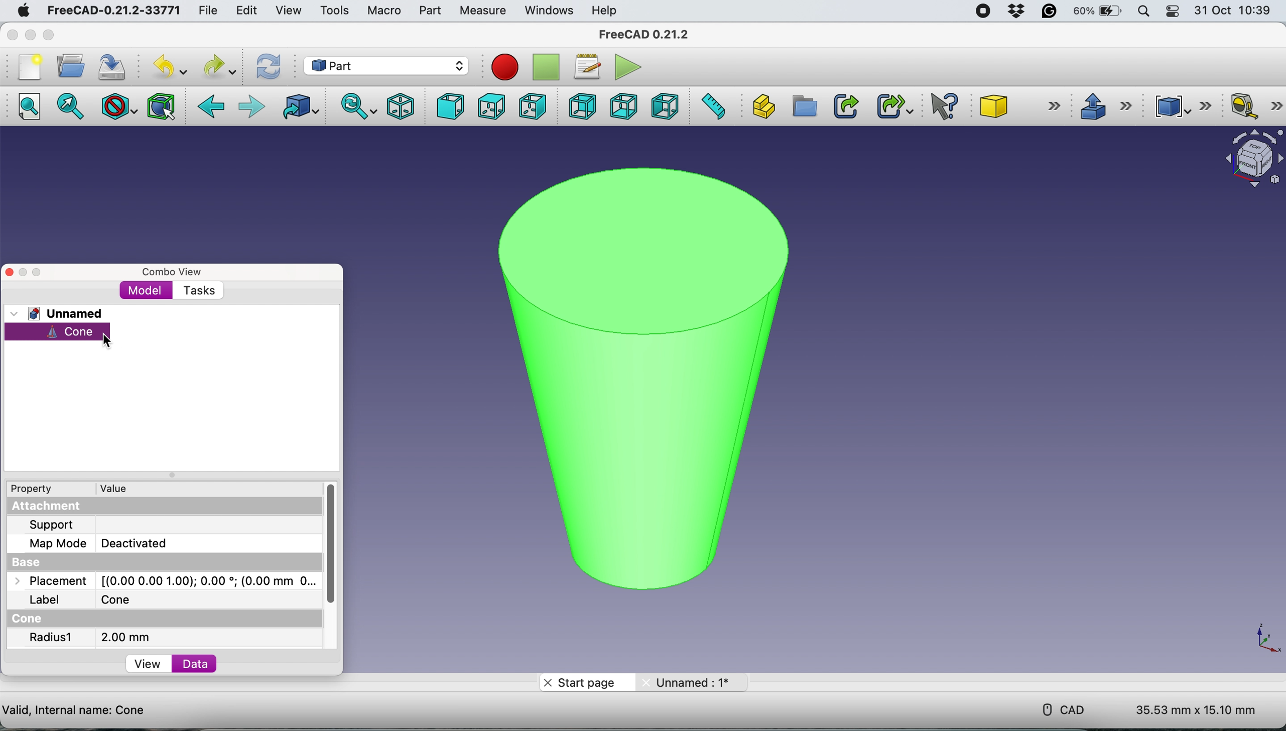 This screenshot has height=731, width=1286. What do you see at coordinates (1260, 638) in the screenshot?
I see `xy scale` at bounding box center [1260, 638].